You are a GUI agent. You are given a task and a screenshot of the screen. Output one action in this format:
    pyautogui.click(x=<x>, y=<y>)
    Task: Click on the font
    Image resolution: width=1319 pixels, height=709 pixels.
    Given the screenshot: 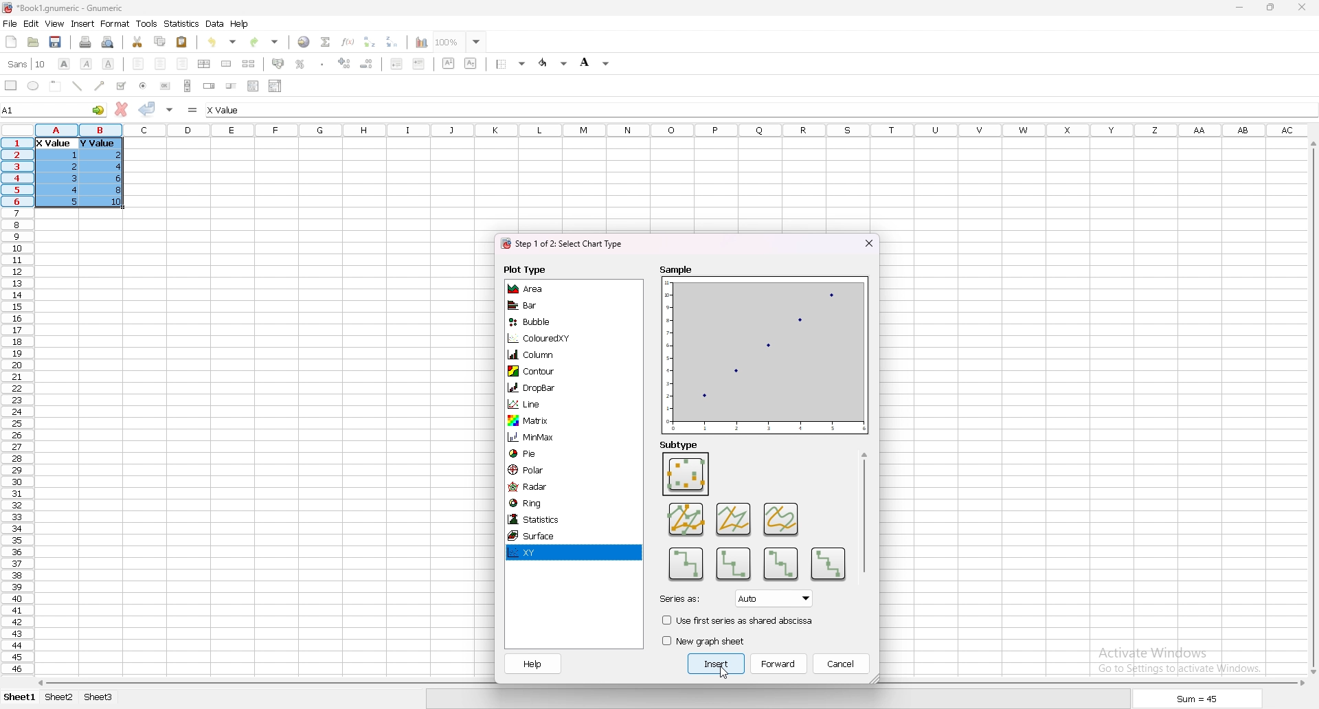 What is the action you would take?
    pyautogui.click(x=27, y=64)
    